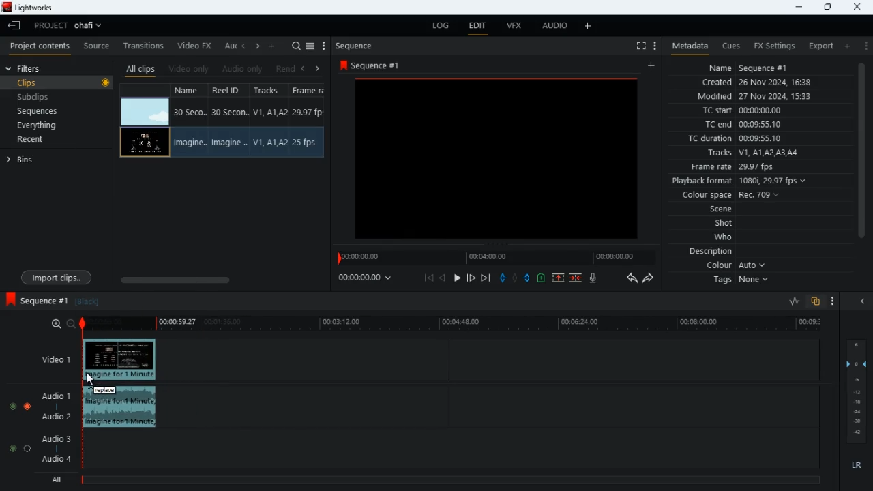  I want to click on everything, so click(52, 125).